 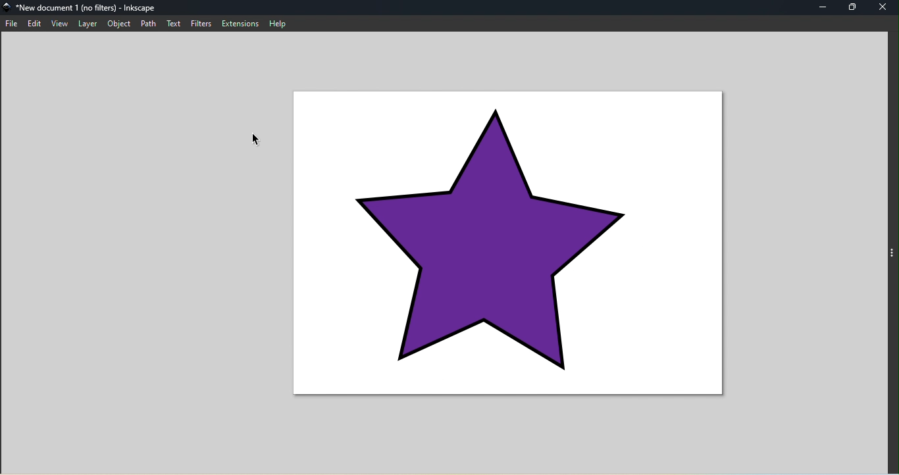 What do you see at coordinates (172, 22) in the screenshot?
I see `Text` at bounding box center [172, 22].